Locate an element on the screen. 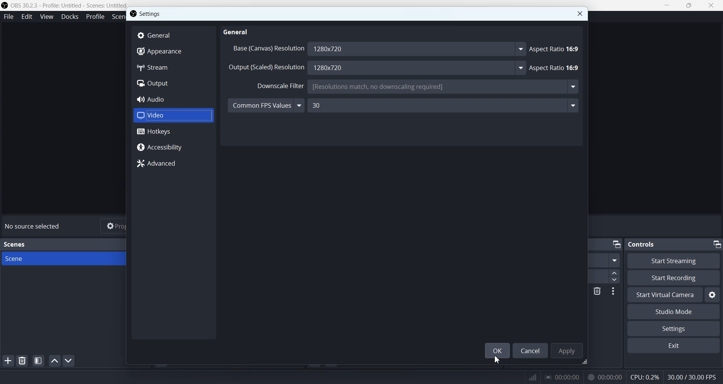 This screenshot has width=723, height=384. Scene  is located at coordinates (63, 258).